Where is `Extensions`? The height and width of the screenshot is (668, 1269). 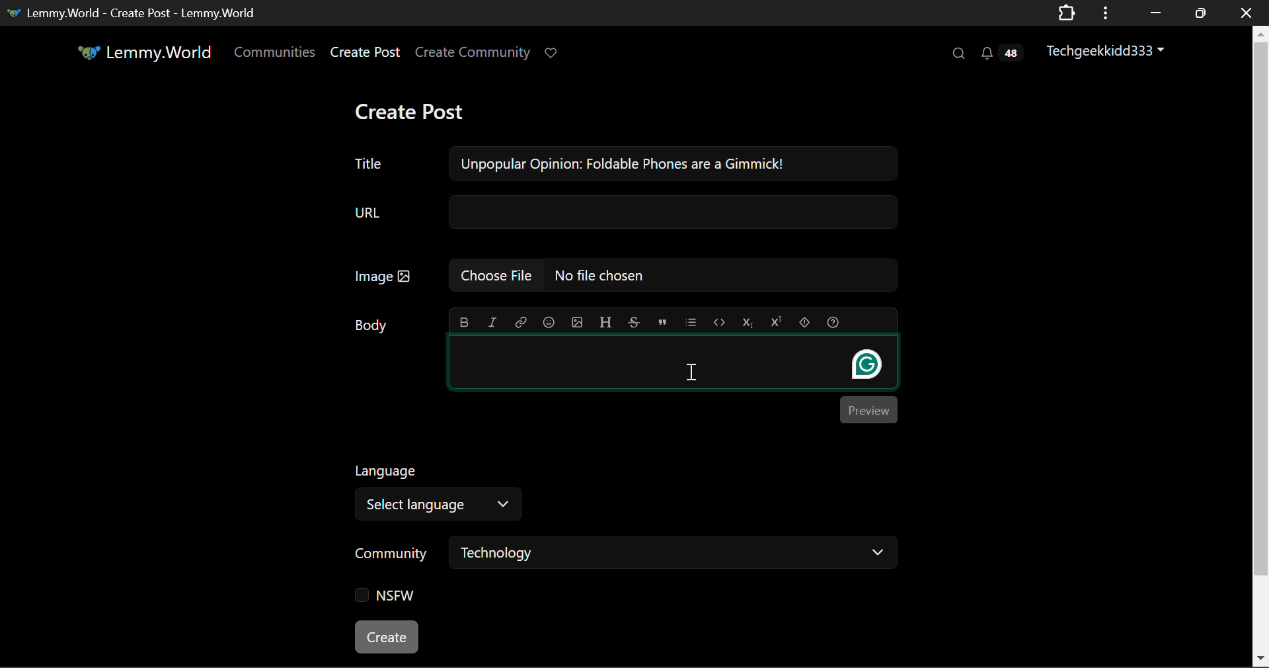
Extensions is located at coordinates (1066, 12).